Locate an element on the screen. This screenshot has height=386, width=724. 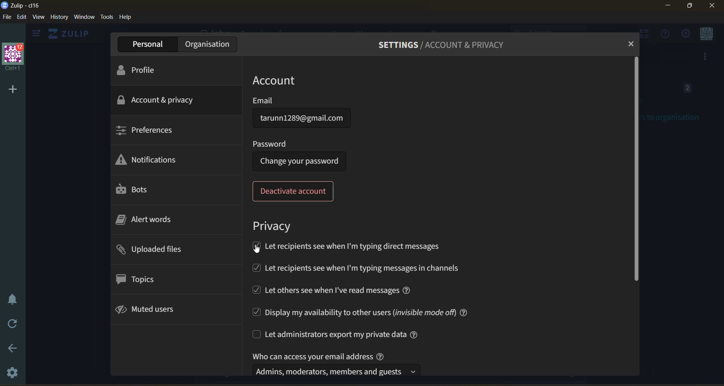
help is located at coordinates (126, 17).